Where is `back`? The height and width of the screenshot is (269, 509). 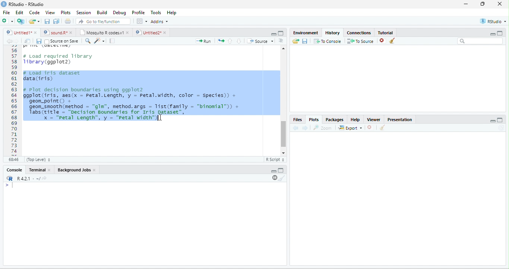
back is located at coordinates (9, 41).